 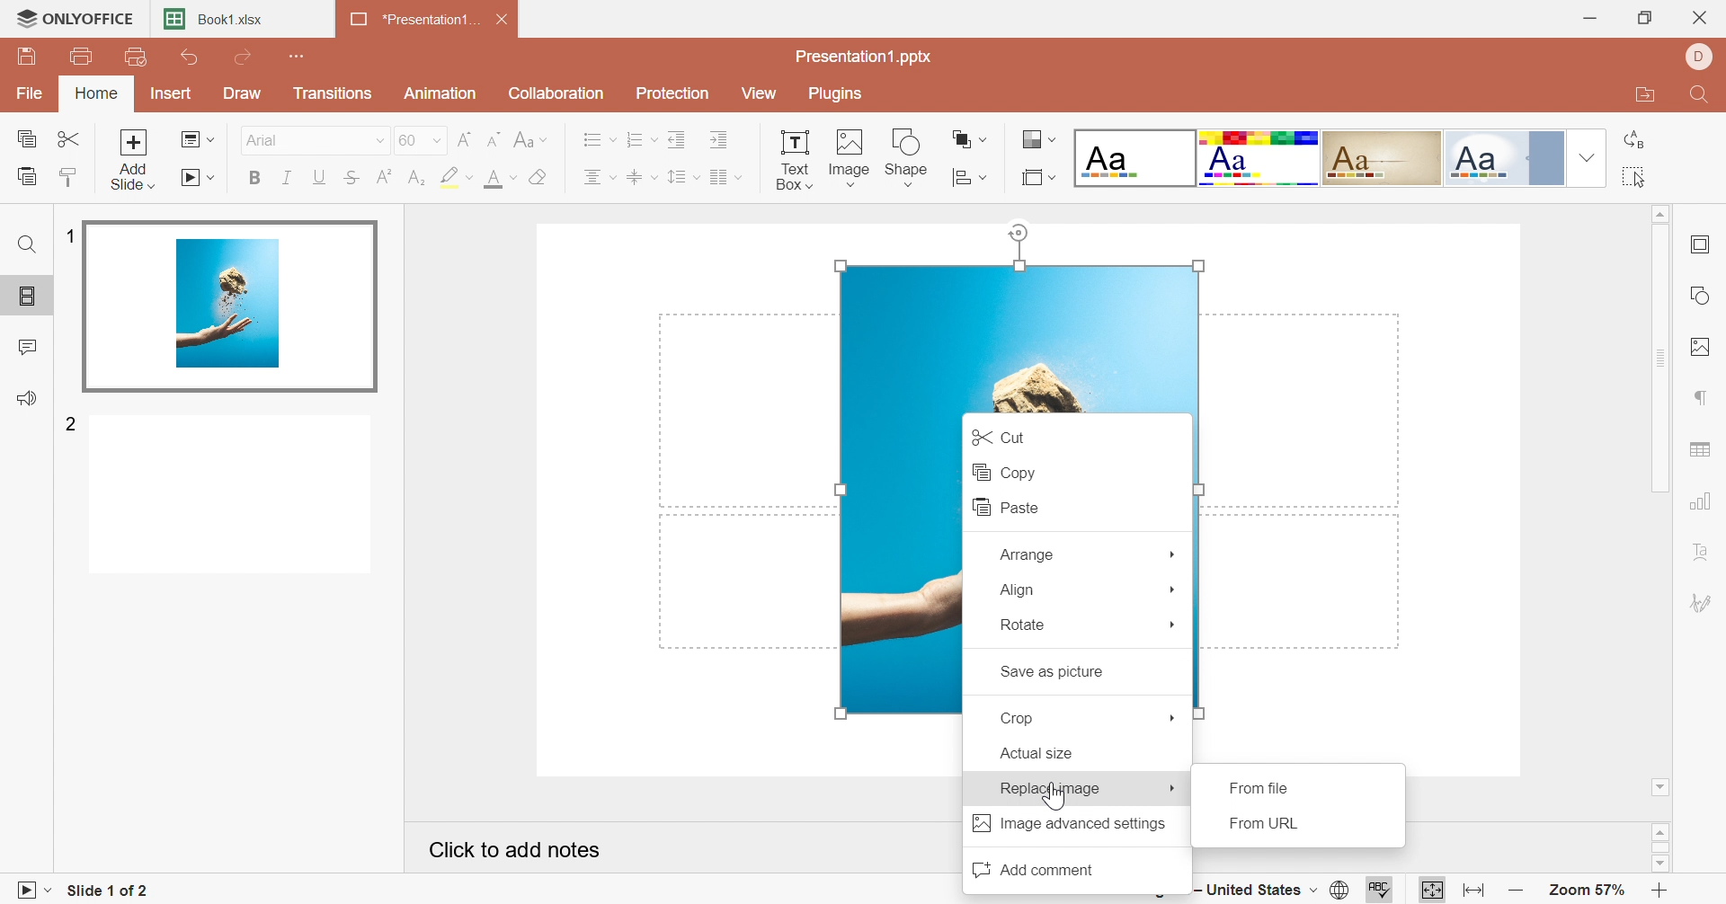 I want to click on Scroll Up, so click(x=1659, y=215).